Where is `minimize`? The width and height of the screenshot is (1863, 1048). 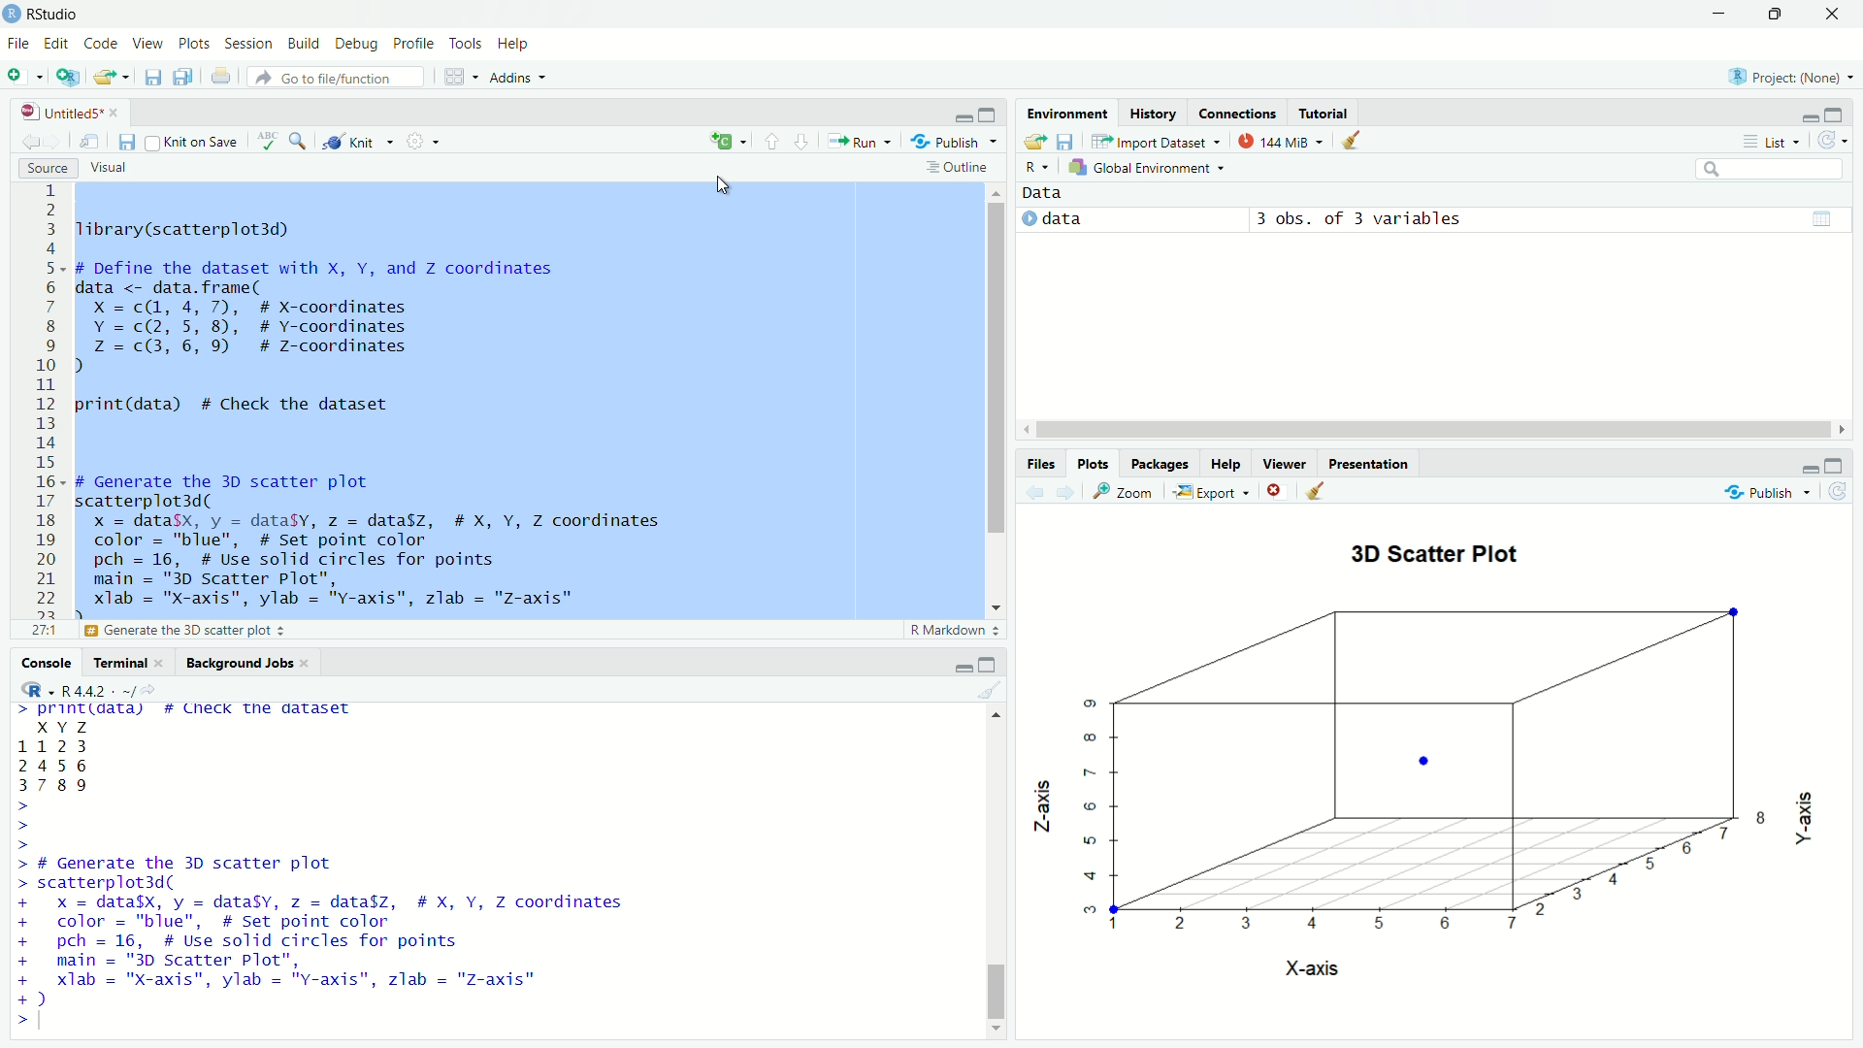 minimize is located at coordinates (962, 116).